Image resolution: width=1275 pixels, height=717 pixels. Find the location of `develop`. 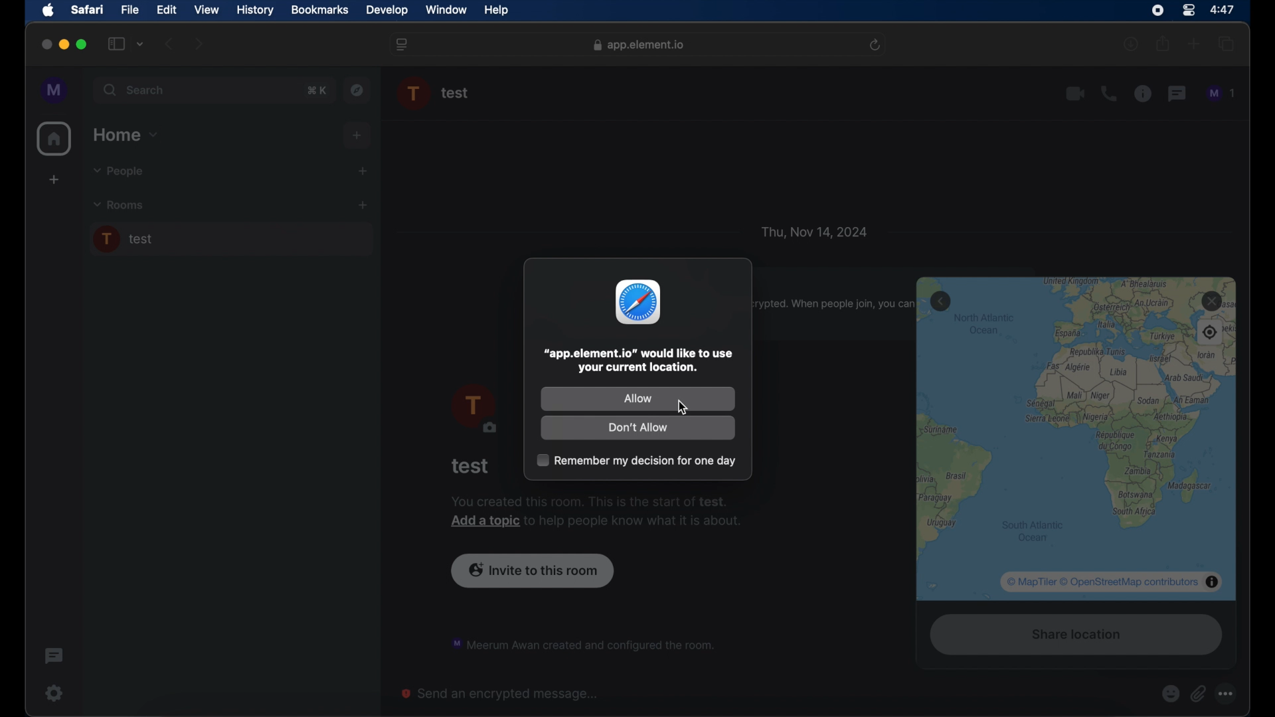

develop is located at coordinates (387, 11).